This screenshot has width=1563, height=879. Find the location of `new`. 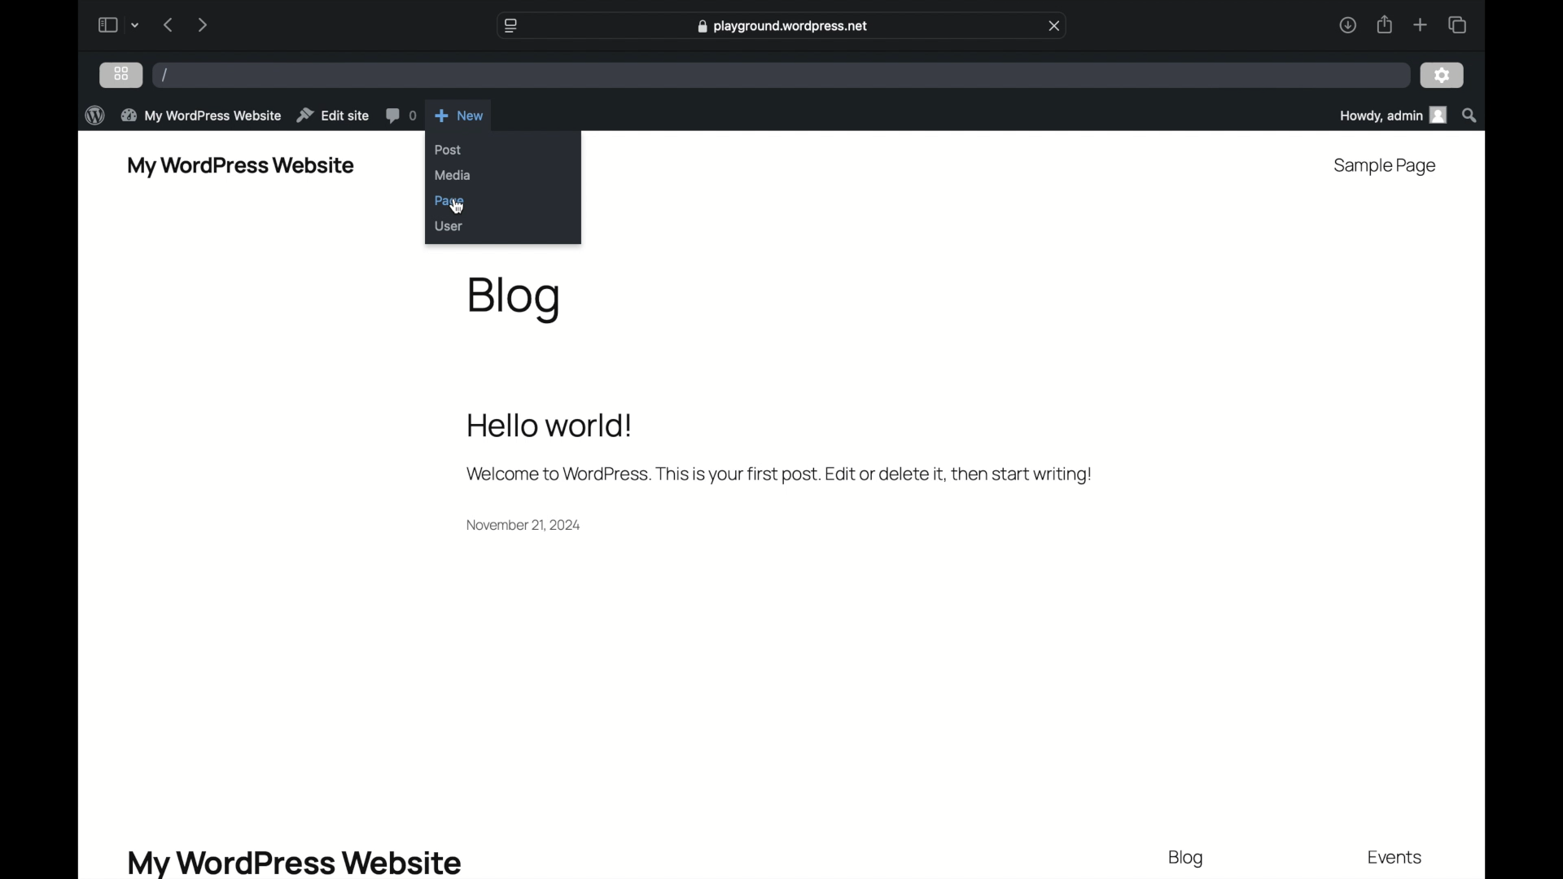

new is located at coordinates (461, 116).